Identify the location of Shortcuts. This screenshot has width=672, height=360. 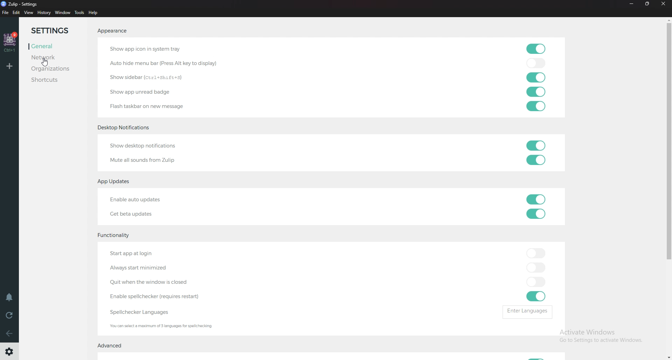
(56, 80).